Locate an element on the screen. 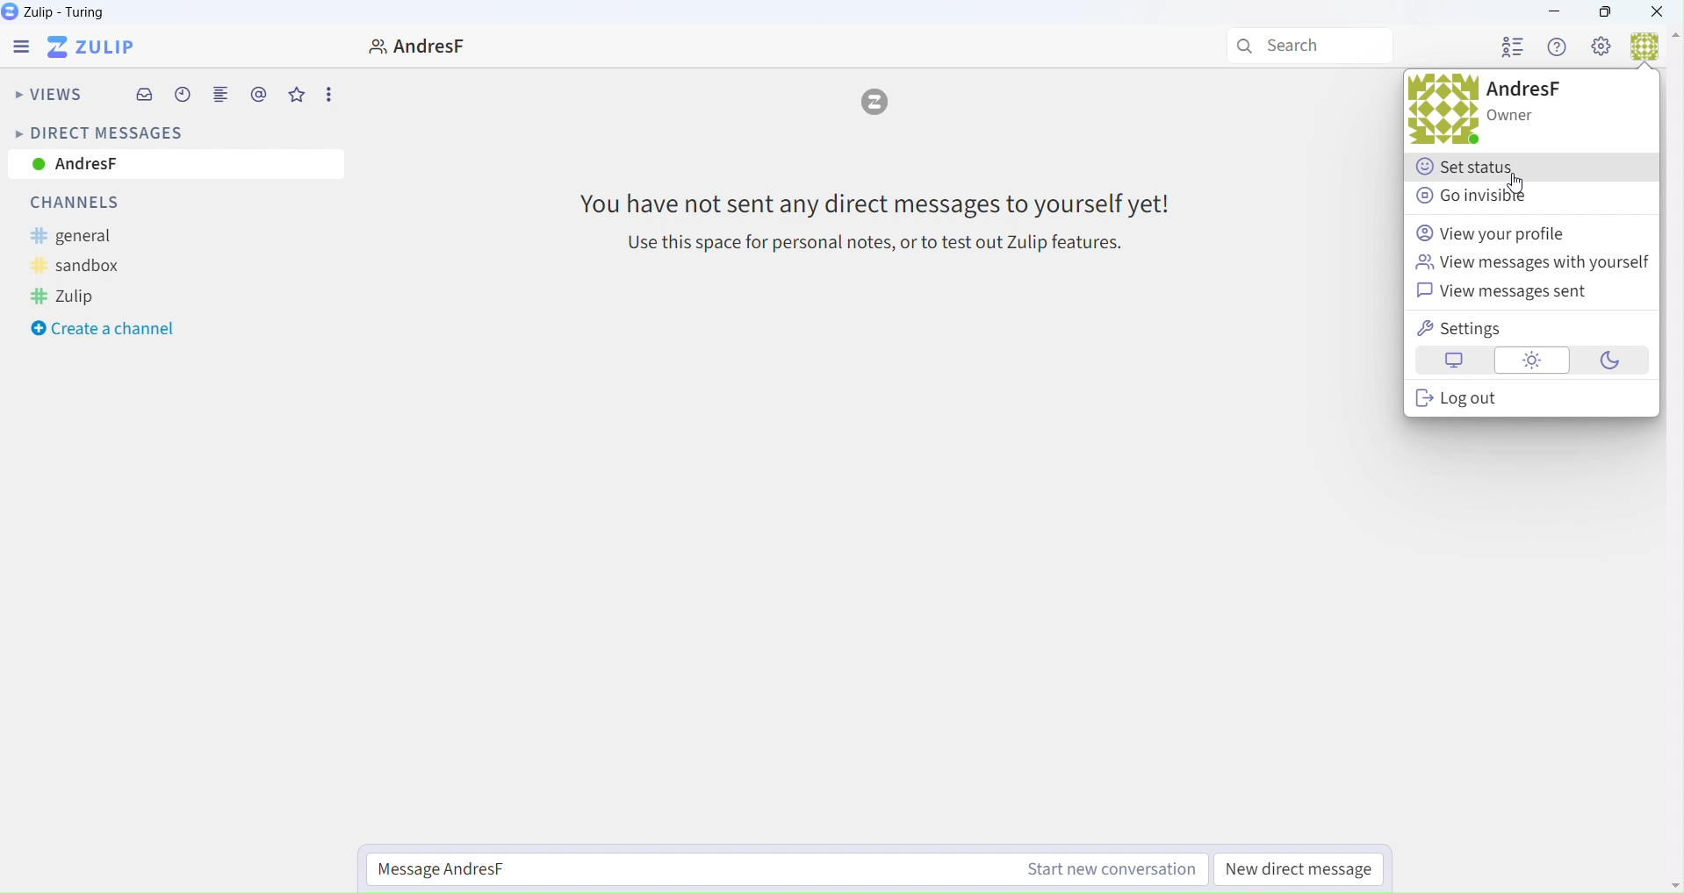 The width and height of the screenshot is (1684, 893). New Direct Message is located at coordinates (1303, 870).